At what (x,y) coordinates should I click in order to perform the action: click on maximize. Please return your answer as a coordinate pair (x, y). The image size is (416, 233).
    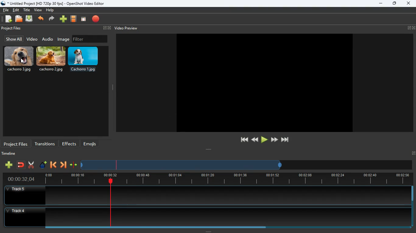
    Looking at the image, I should click on (395, 4).